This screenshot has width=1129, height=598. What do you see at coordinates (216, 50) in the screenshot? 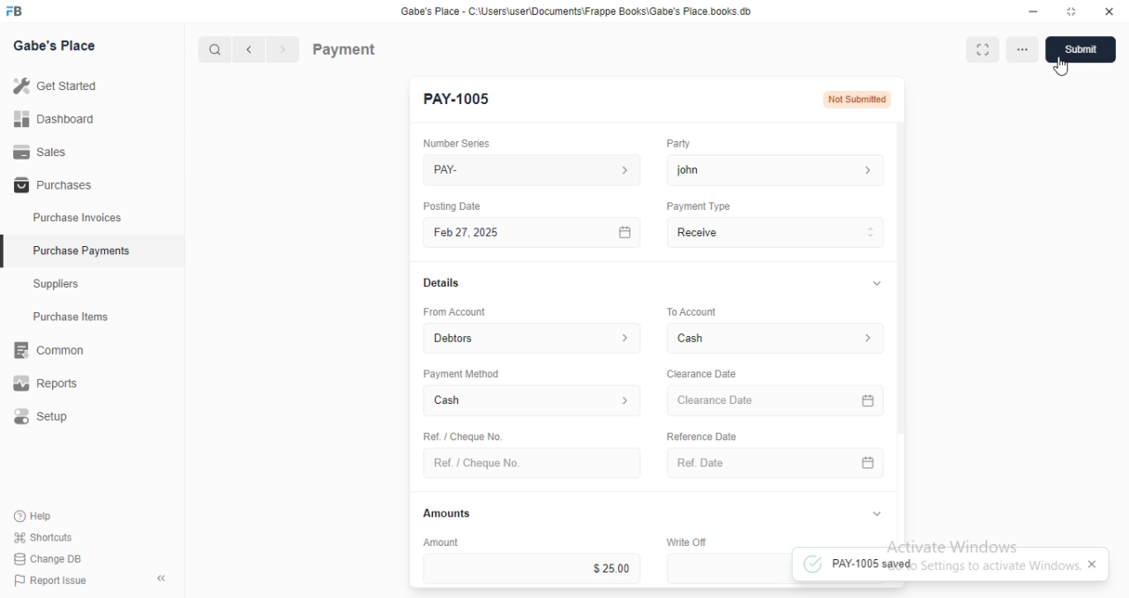
I see `search` at bounding box center [216, 50].